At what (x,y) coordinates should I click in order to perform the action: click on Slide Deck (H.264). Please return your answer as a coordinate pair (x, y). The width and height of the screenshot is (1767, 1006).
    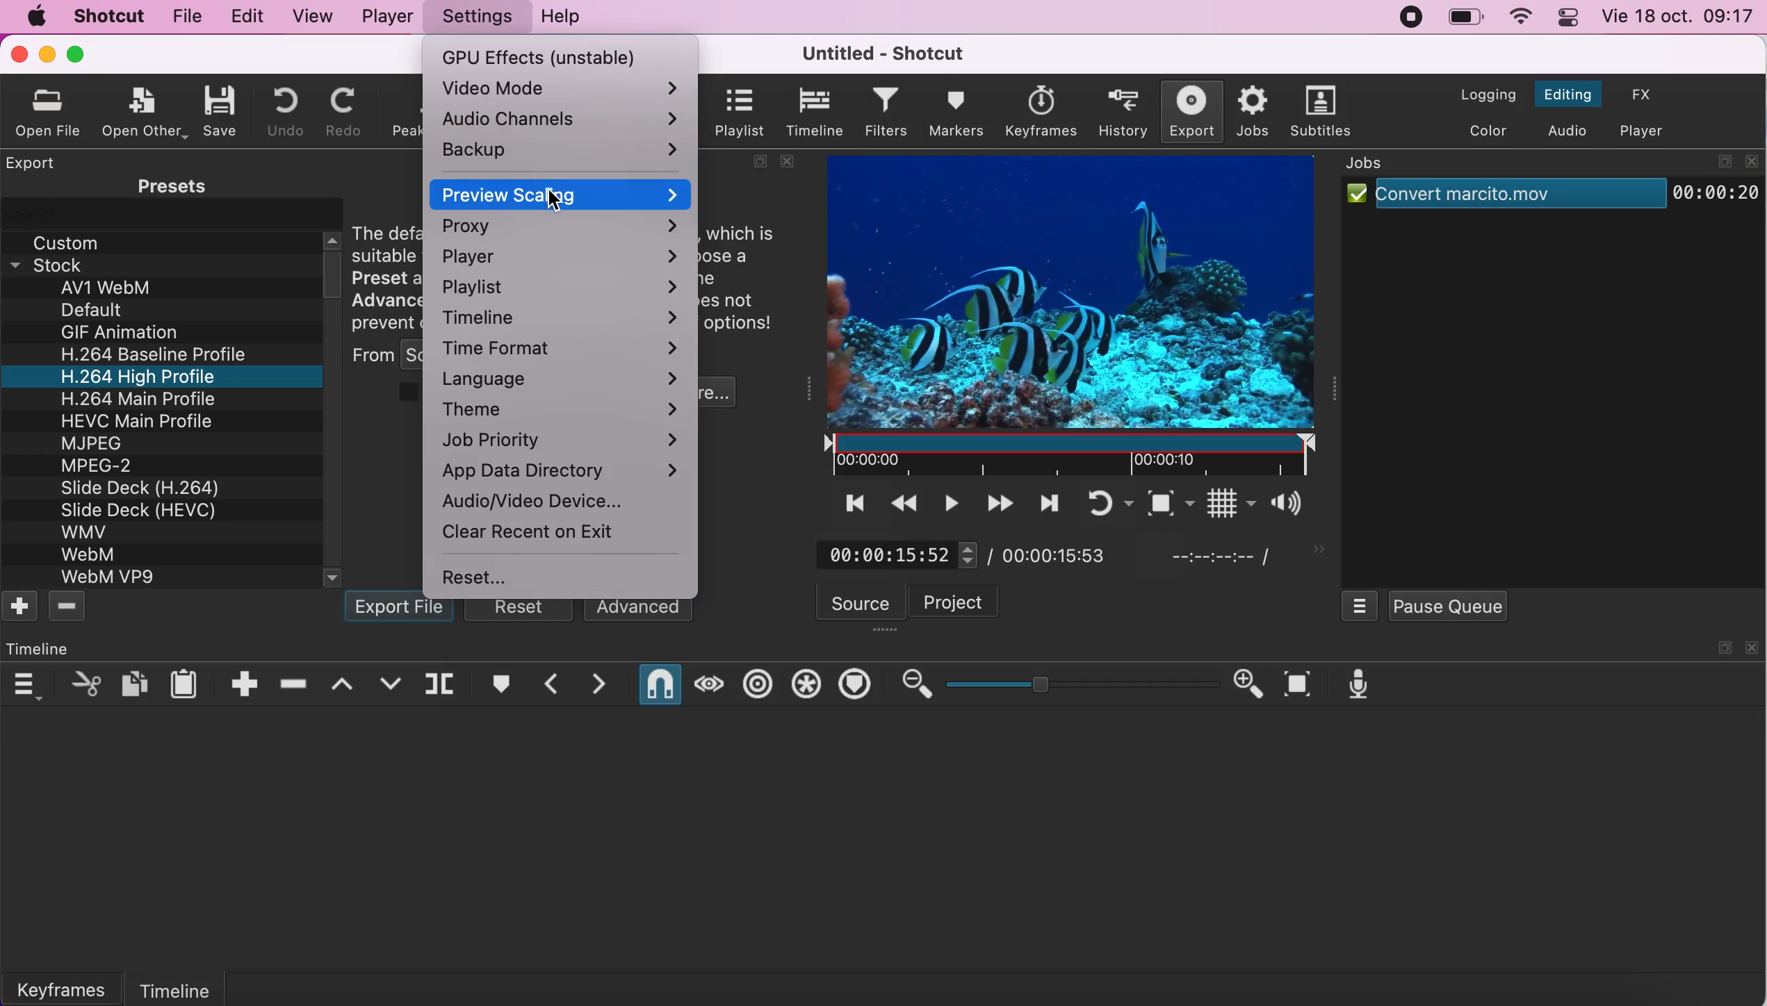
    Looking at the image, I should click on (141, 488).